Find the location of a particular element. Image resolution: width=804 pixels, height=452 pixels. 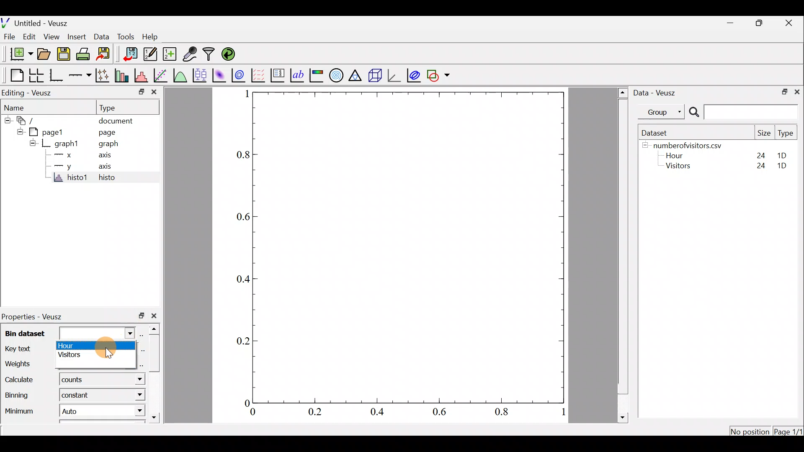

Size is located at coordinates (765, 134).